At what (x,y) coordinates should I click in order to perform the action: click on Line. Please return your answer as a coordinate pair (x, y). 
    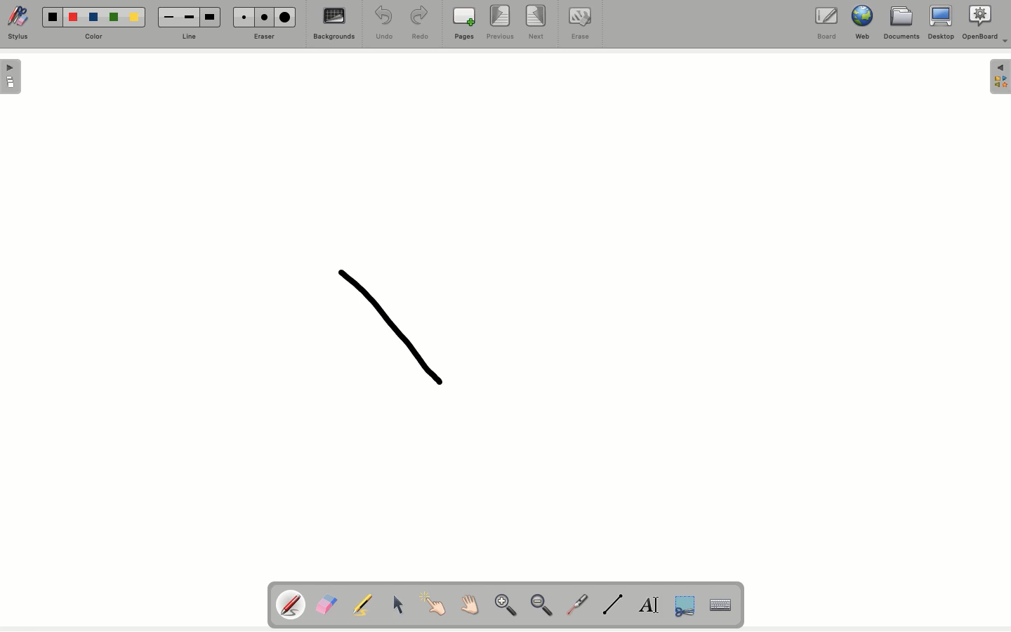
    Looking at the image, I should click on (614, 605).